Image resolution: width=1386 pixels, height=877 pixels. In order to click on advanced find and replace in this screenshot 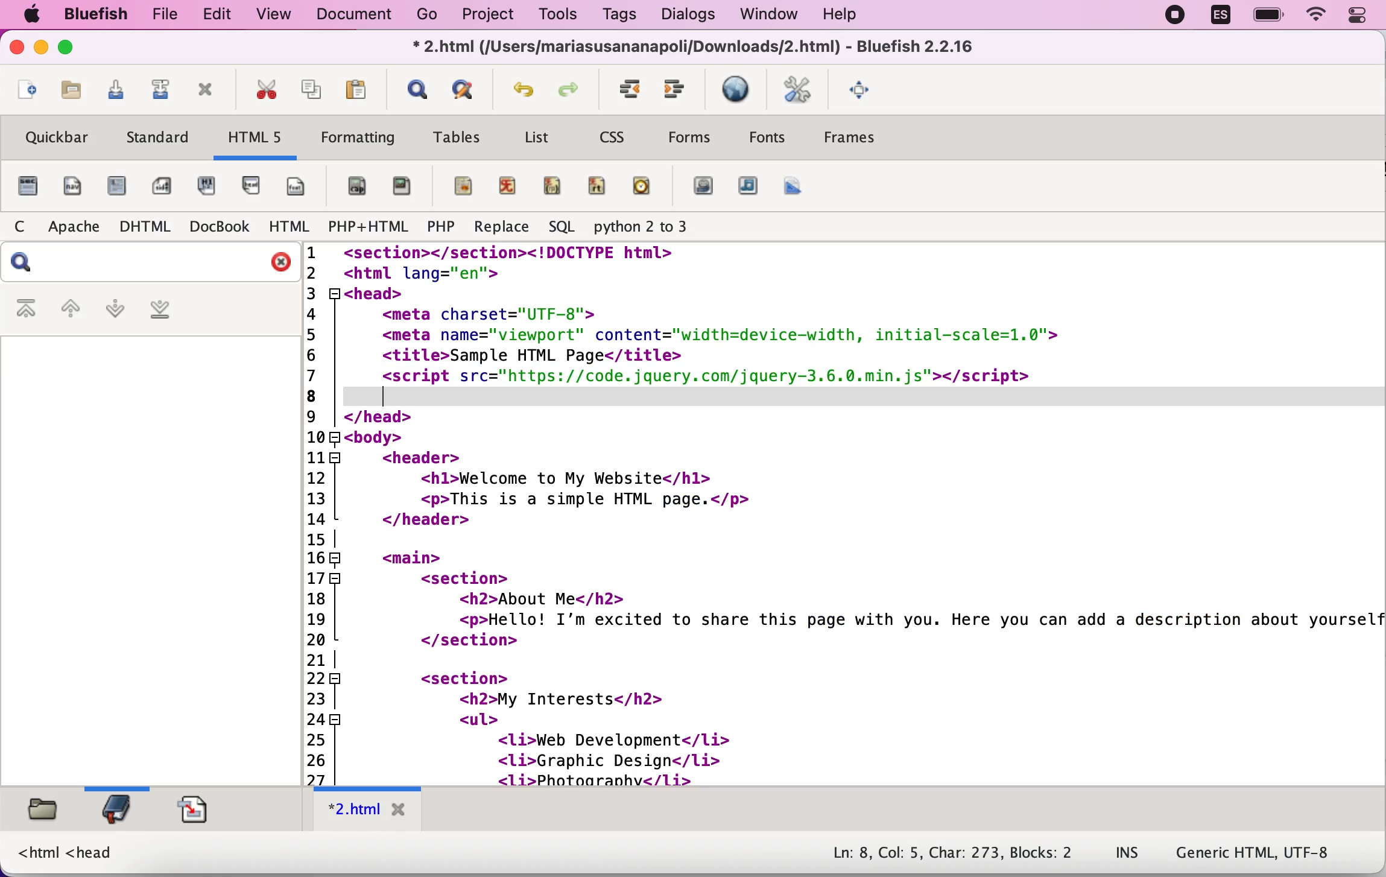, I will do `click(468, 89)`.